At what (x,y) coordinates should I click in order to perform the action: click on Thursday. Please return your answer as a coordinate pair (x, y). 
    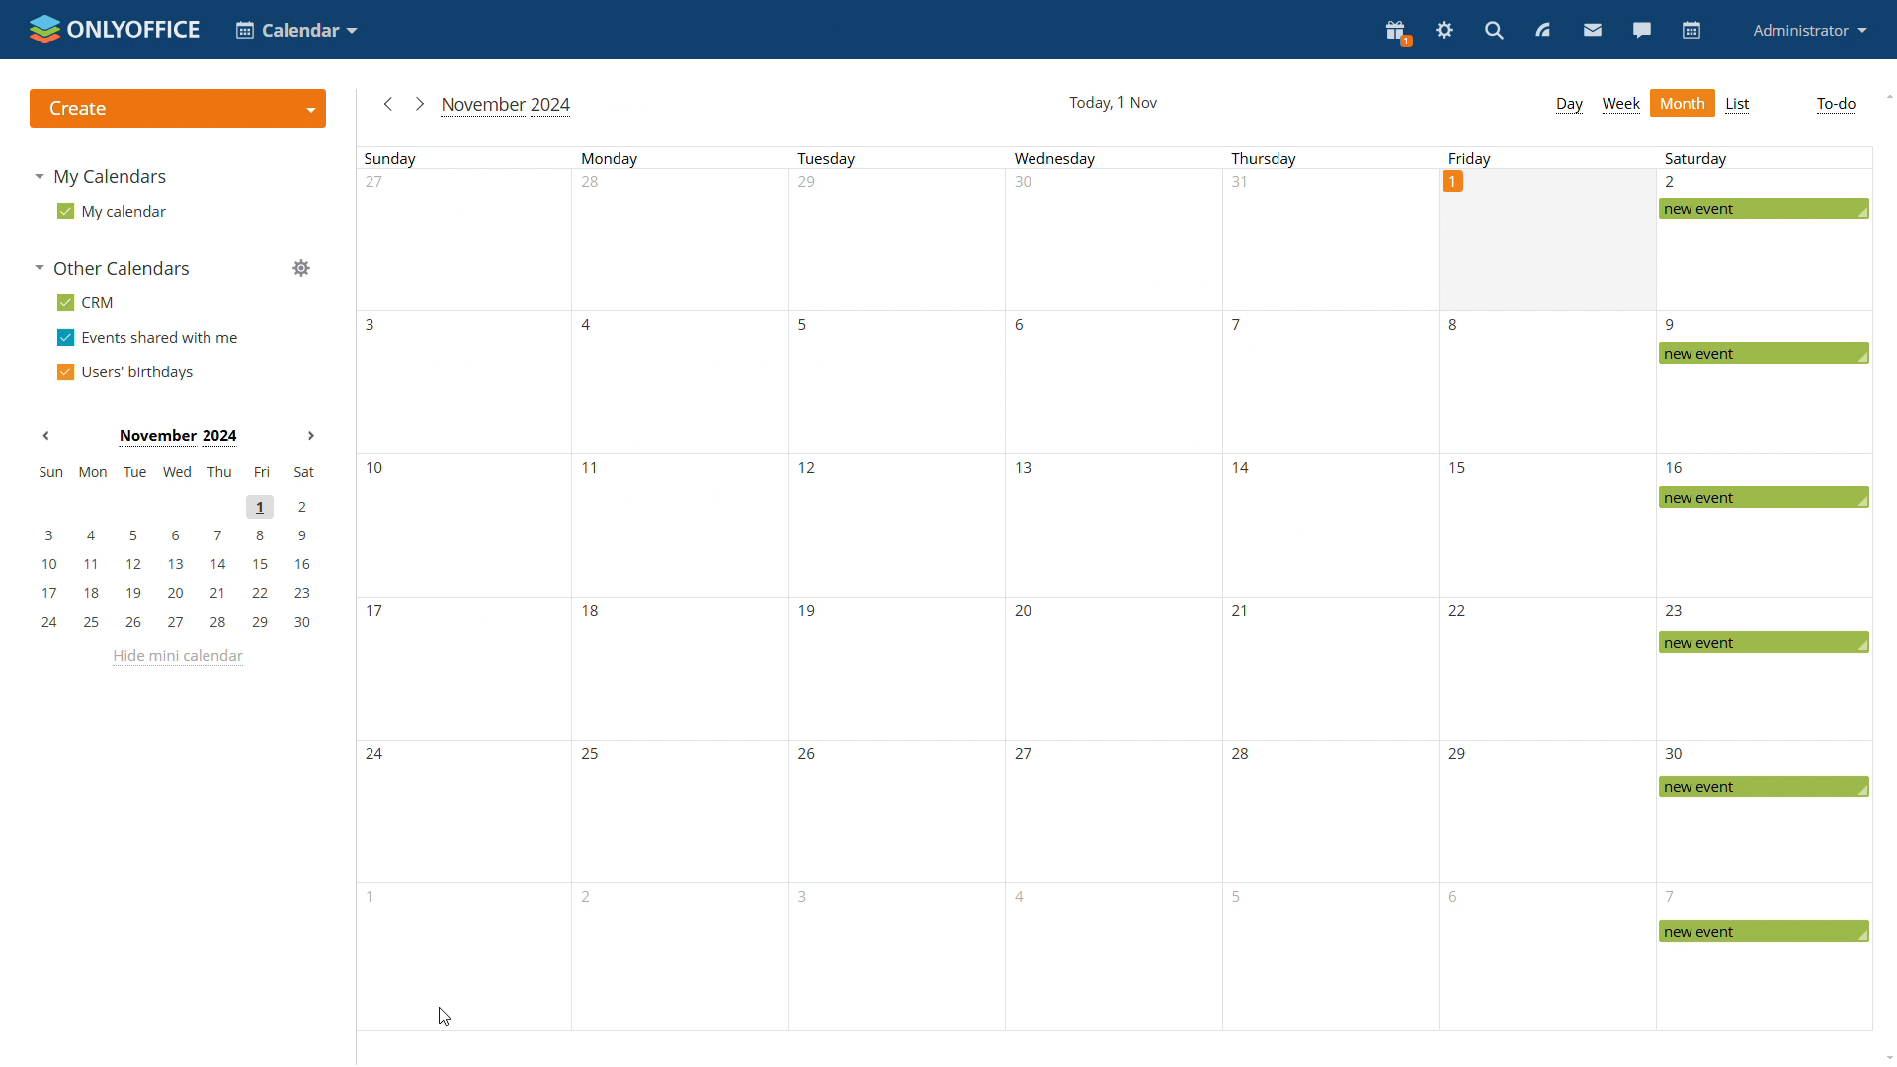
    Looking at the image, I should click on (1330, 589).